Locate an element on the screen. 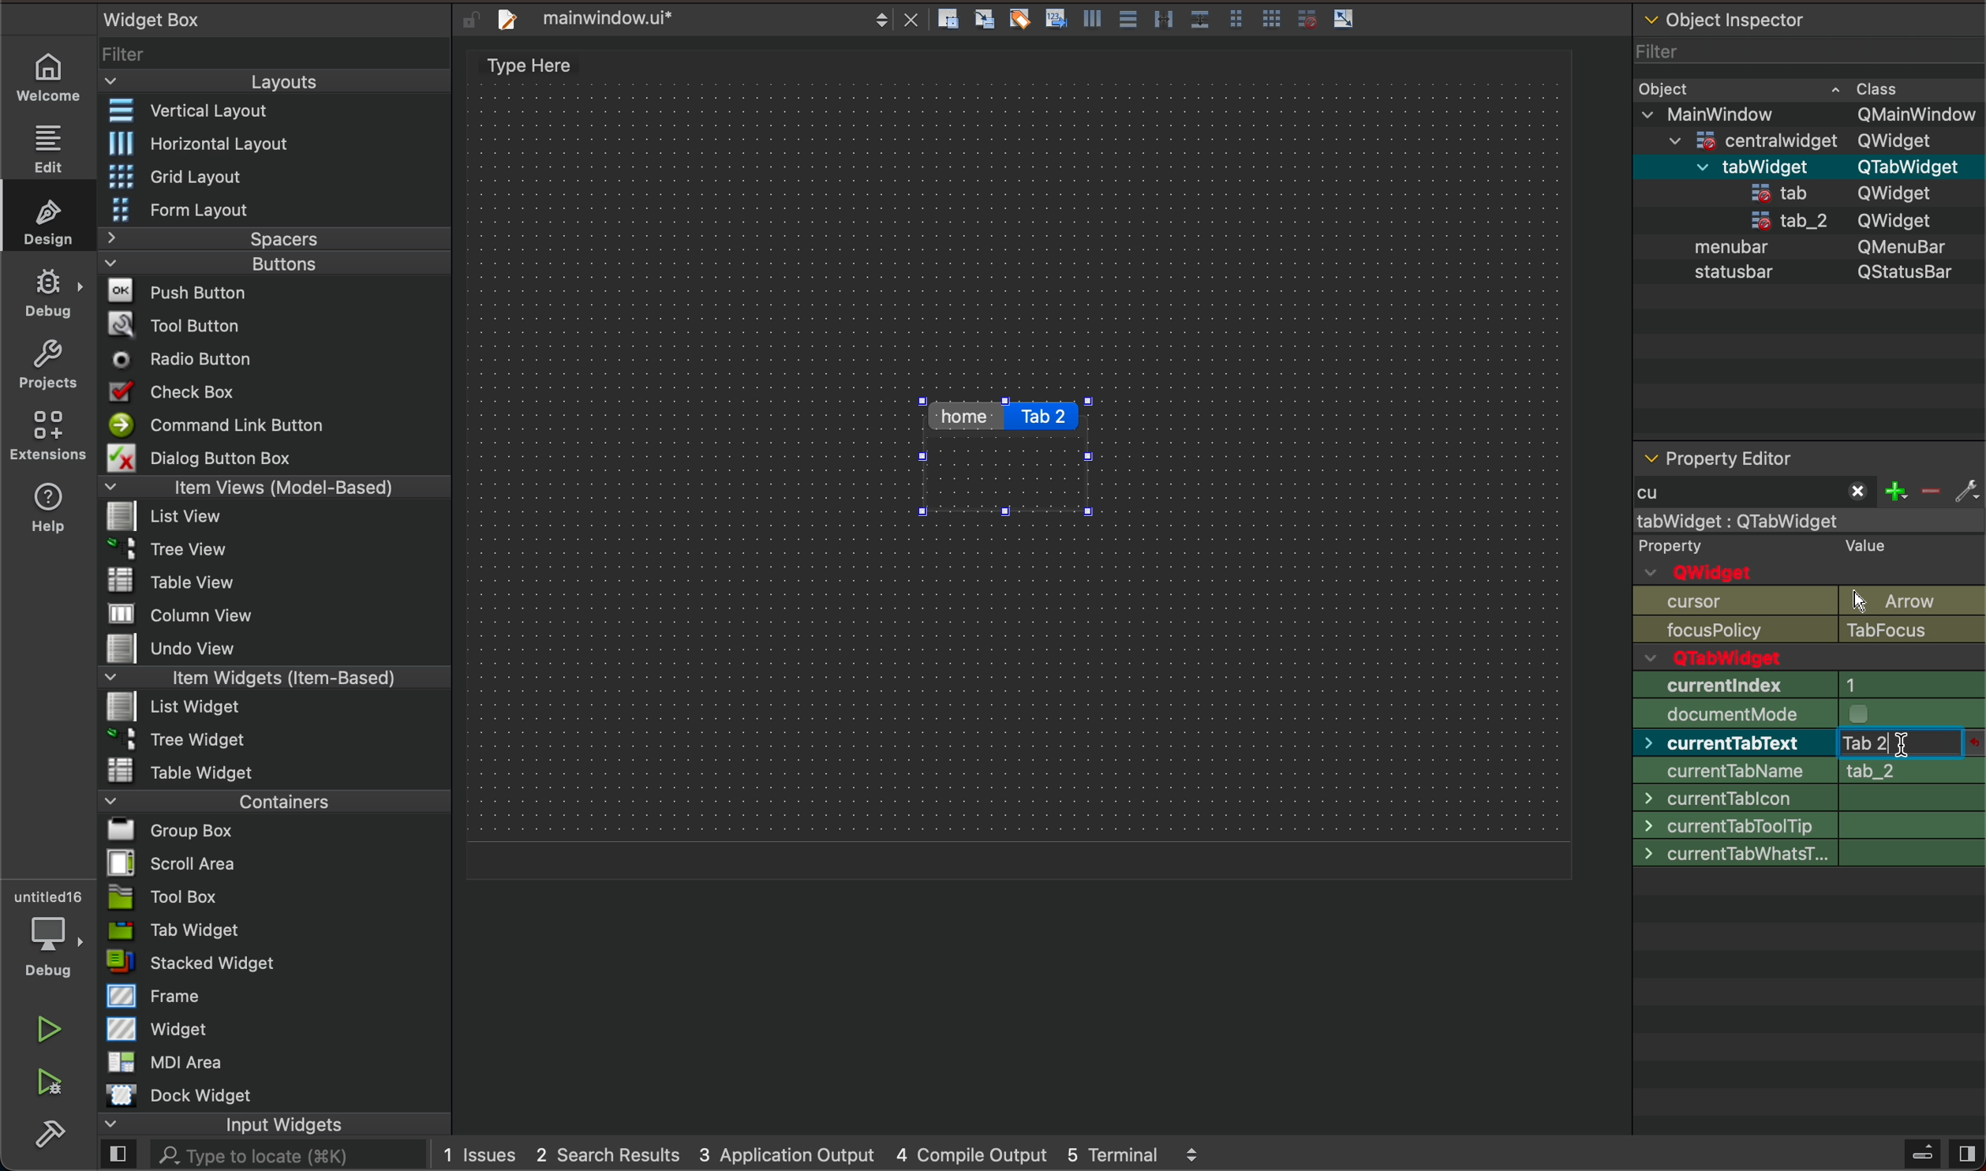  logs is located at coordinates (828, 1154).